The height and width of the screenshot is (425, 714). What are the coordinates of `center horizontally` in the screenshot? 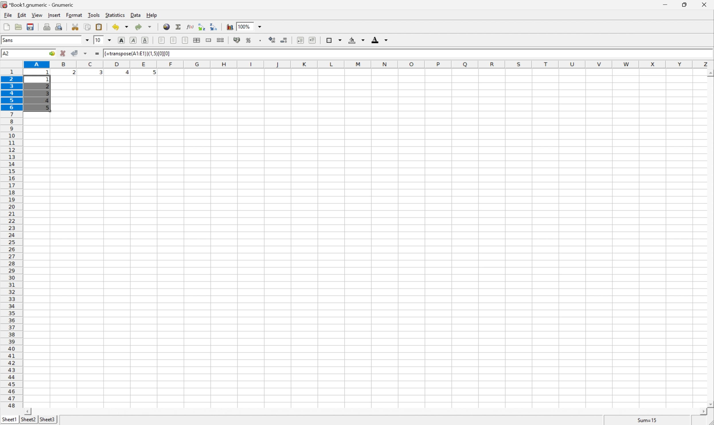 It's located at (197, 40).